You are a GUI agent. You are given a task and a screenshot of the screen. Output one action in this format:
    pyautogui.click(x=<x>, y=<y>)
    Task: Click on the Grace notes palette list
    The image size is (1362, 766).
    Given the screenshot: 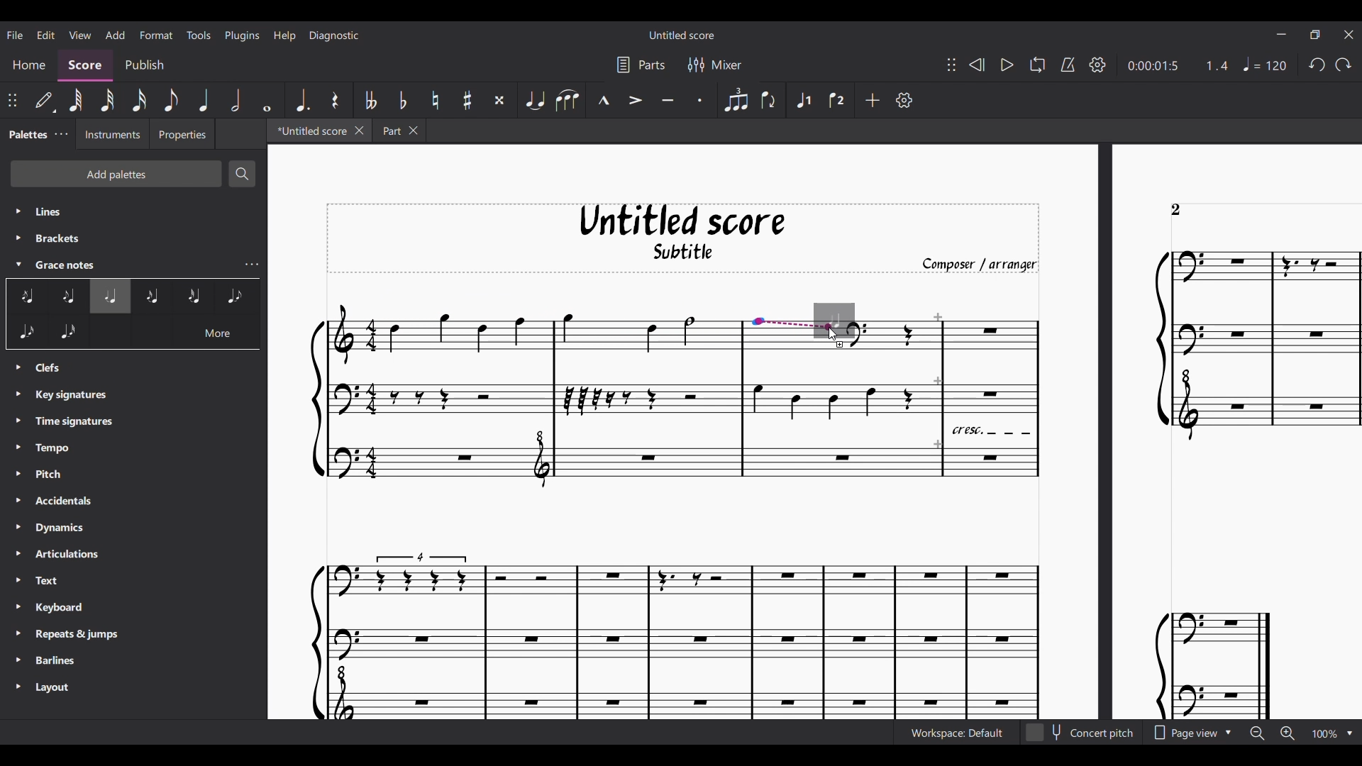 What is the action you would take?
    pyautogui.click(x=252, y=265)
    